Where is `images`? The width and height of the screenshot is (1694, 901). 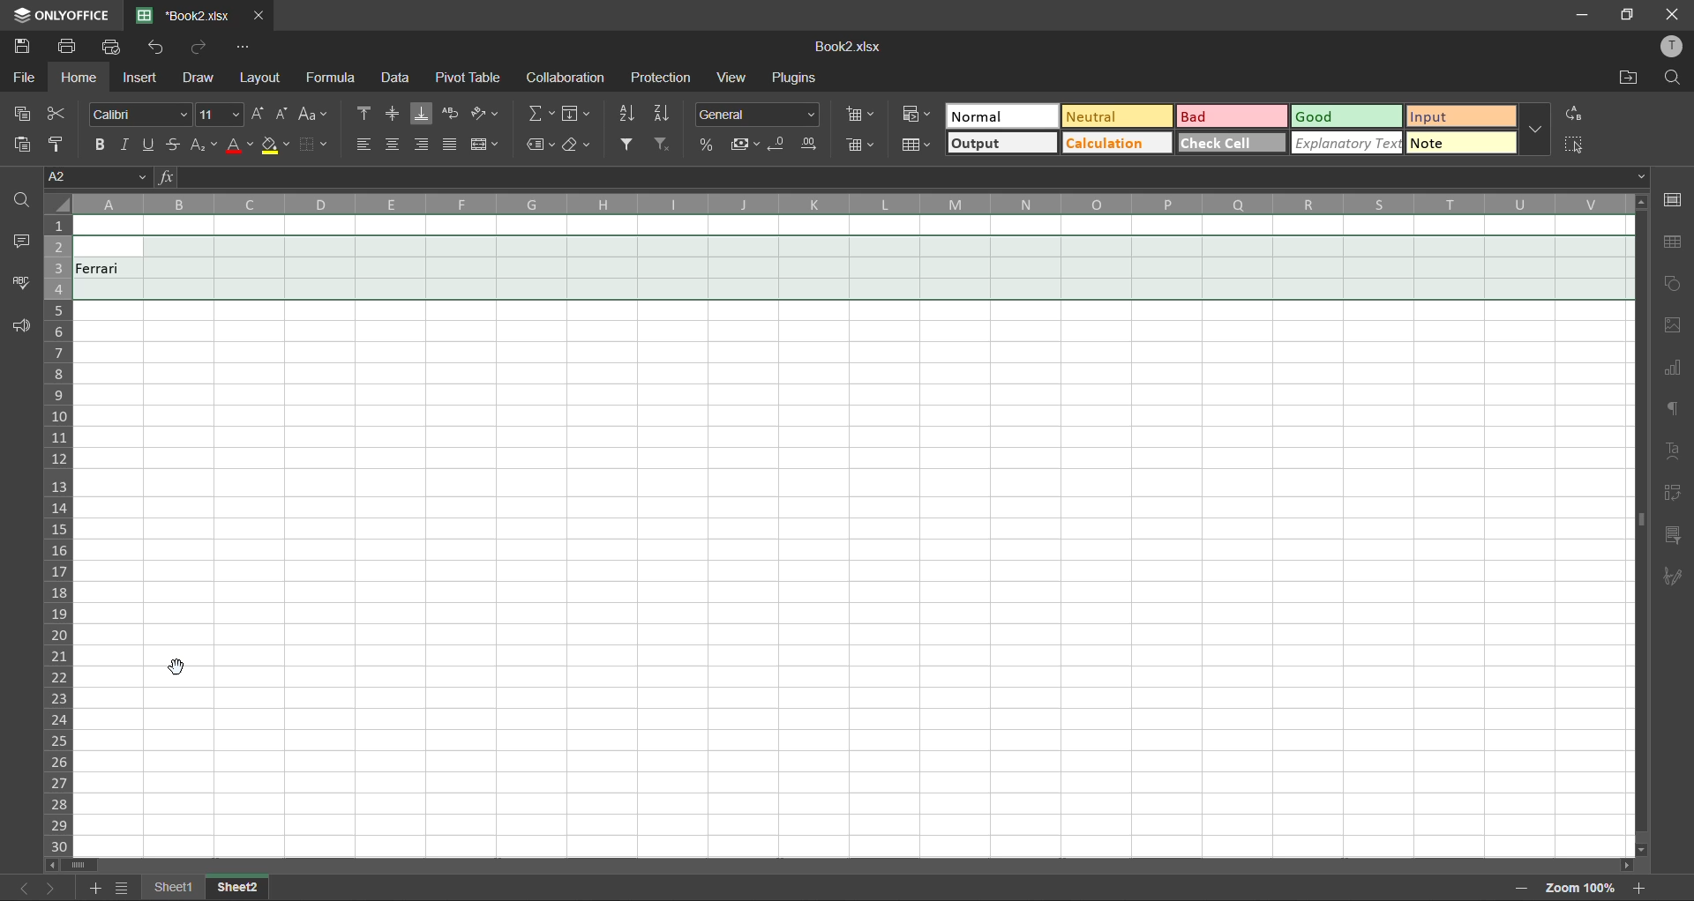
images is located at coordinates (1668, 326).